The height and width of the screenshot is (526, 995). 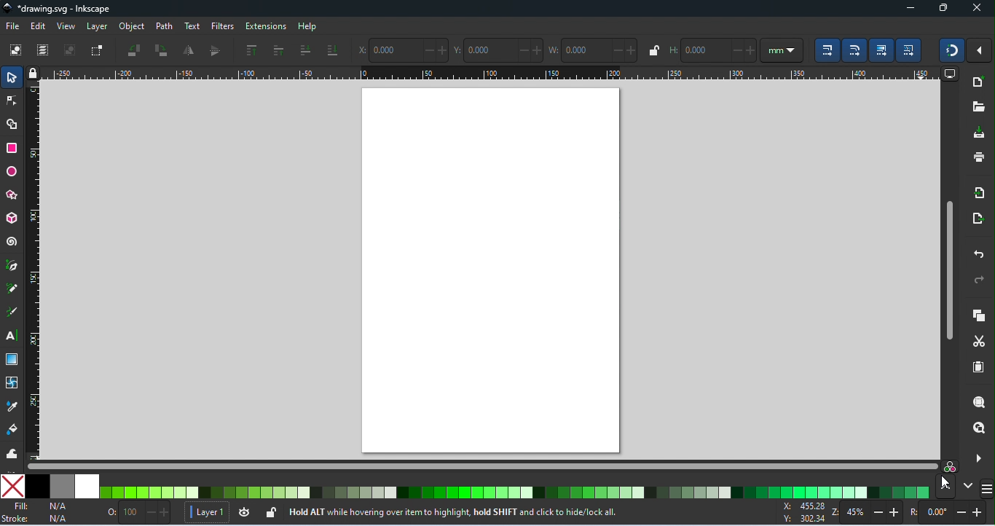 I want to click on select all, so click(x=17, y=50).